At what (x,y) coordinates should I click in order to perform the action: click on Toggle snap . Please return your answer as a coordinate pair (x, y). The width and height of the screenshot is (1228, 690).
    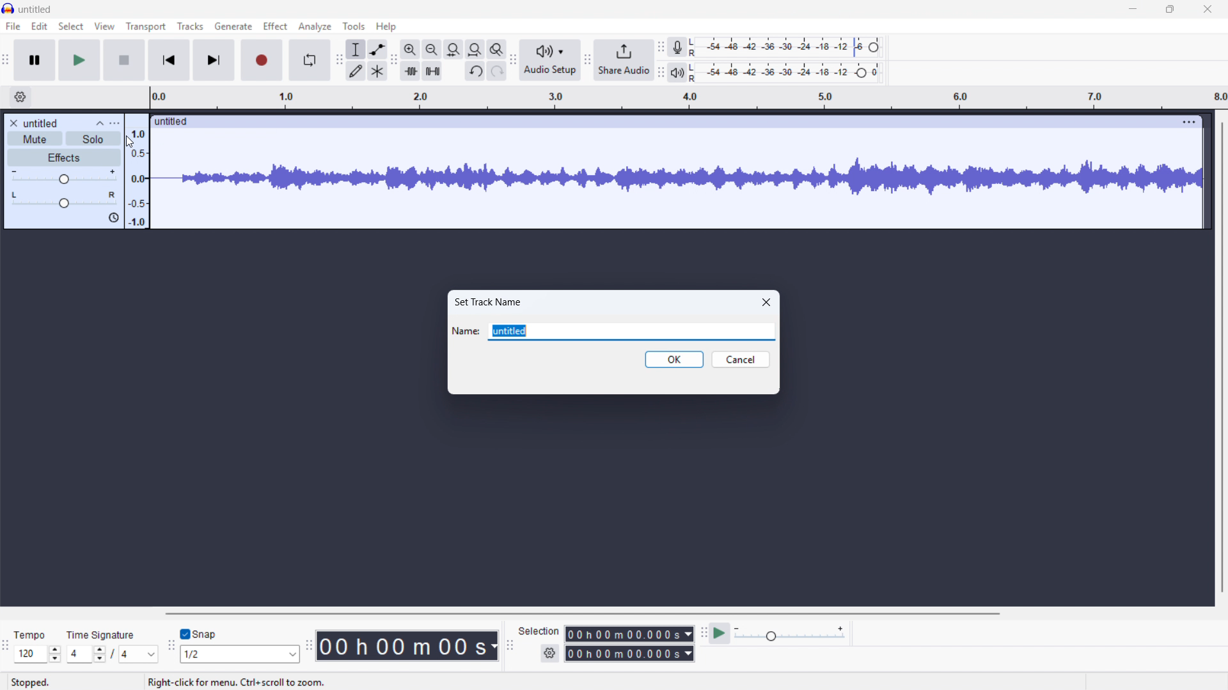
    Looking at the image, I should click on (199, 634).